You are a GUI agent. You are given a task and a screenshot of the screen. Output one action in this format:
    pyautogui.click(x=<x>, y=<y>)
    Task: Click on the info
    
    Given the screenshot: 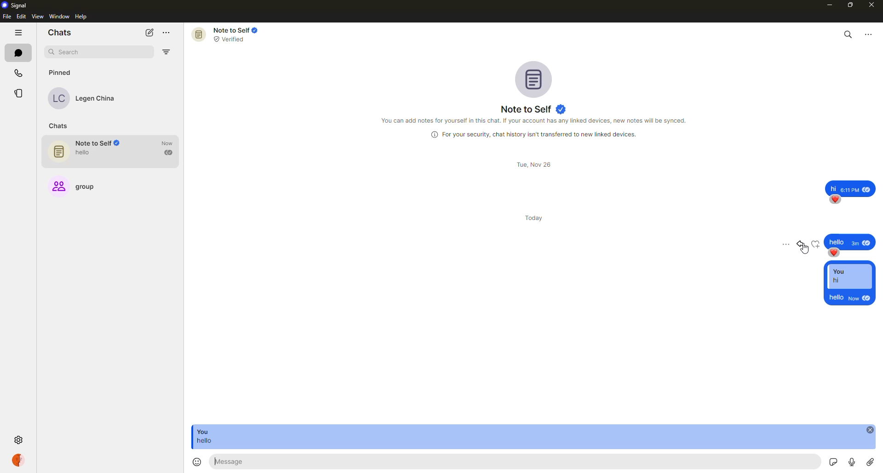 What is the action you would take?
    pyautogui.click(x=537, y=121)
    